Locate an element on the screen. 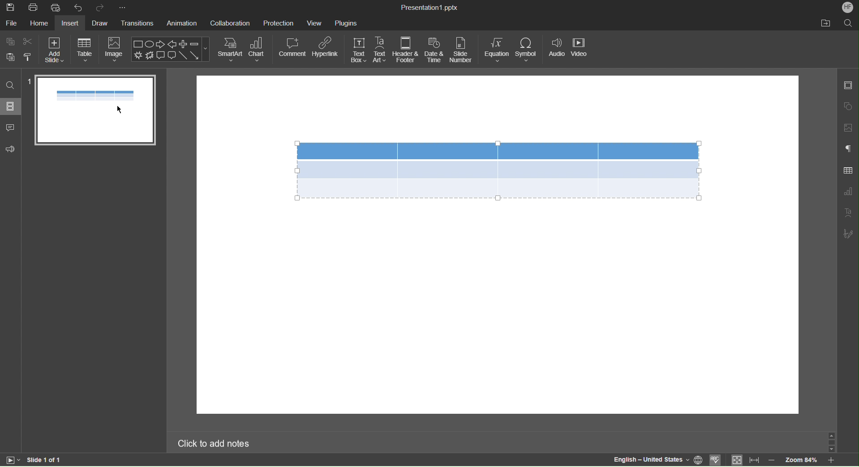 Image resolution: width=859 pixels, height=467 pixels. Image is located at coordinates (116, 48).